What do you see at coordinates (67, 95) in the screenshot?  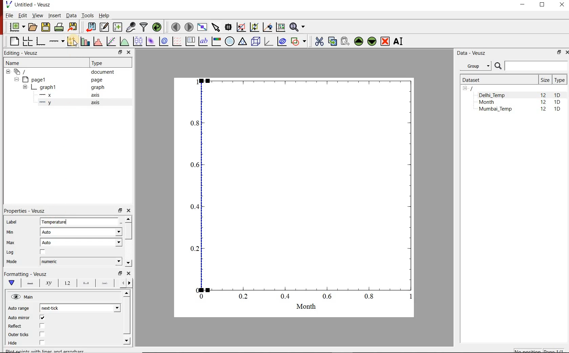 I see `-x axis` at bounding box center [67, 95].